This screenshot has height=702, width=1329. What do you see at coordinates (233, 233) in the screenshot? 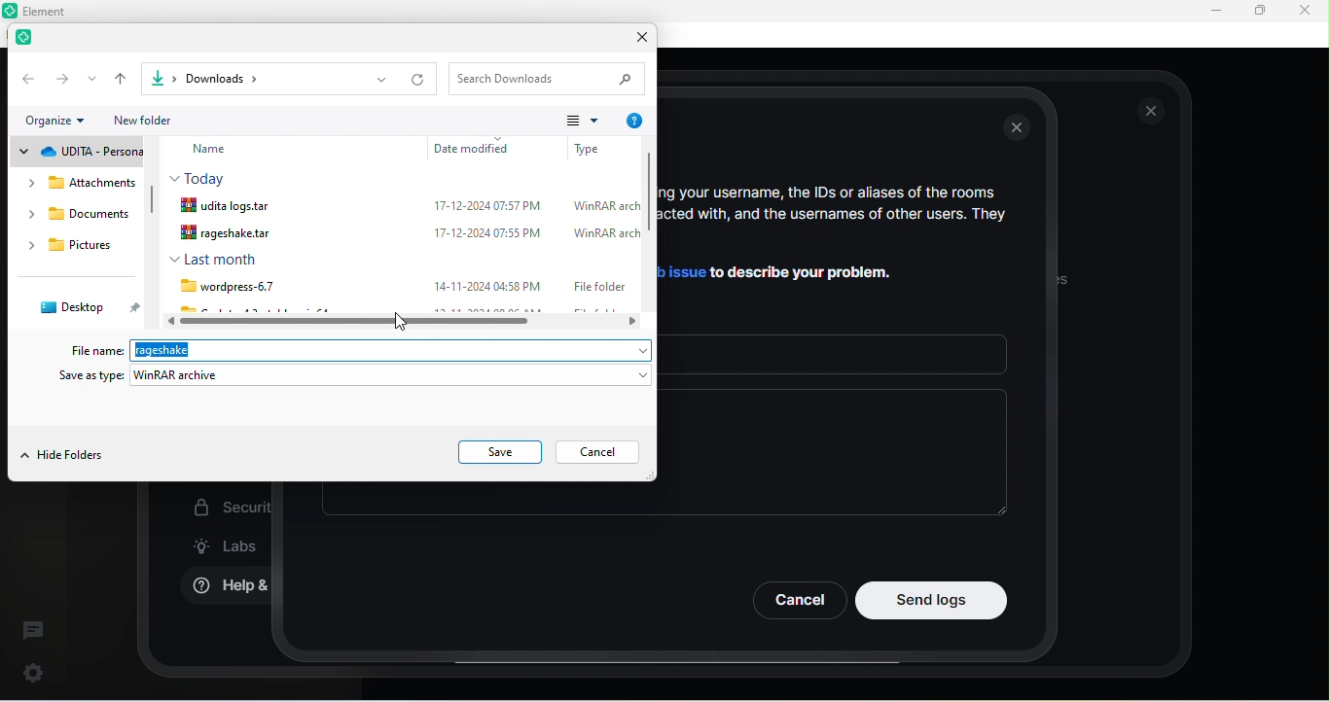
I see `rageshake.tar` at bounding box center [233, 233].